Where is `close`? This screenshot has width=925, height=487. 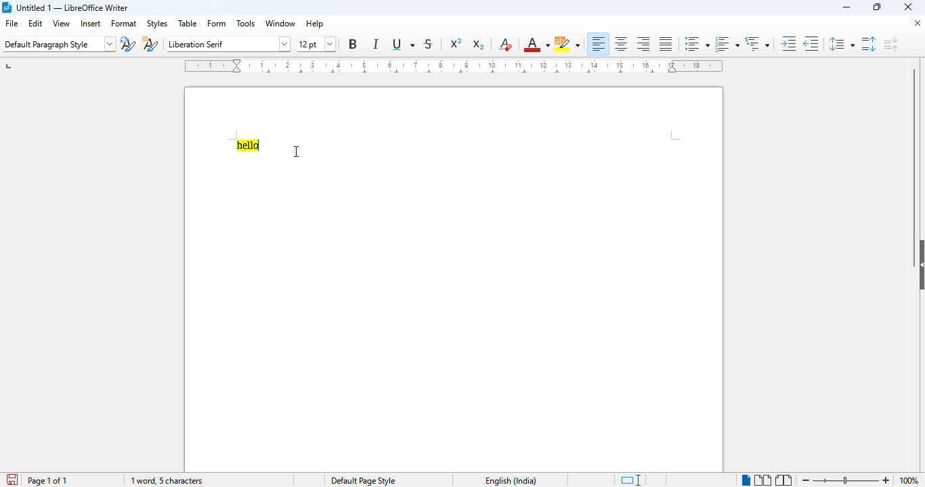 close is located at coordinates (909, 6).